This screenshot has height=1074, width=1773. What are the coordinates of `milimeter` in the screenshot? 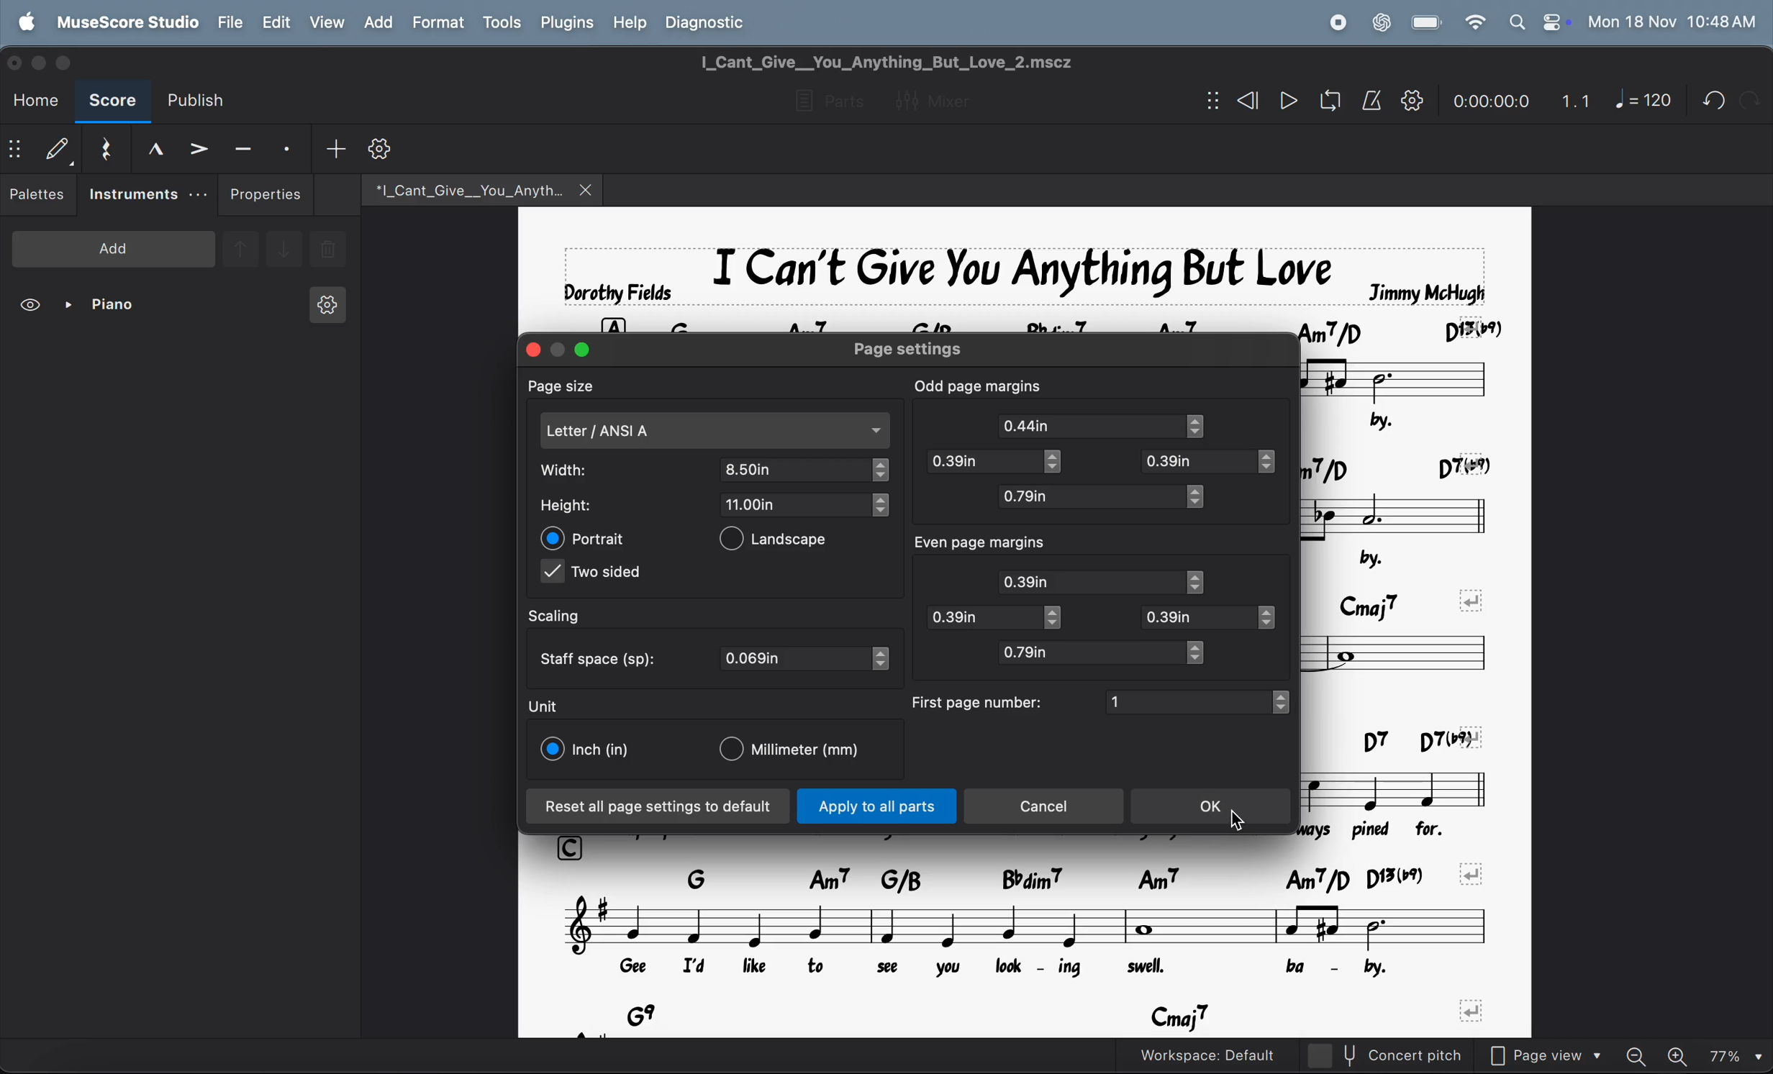 It's located at (798, 751).